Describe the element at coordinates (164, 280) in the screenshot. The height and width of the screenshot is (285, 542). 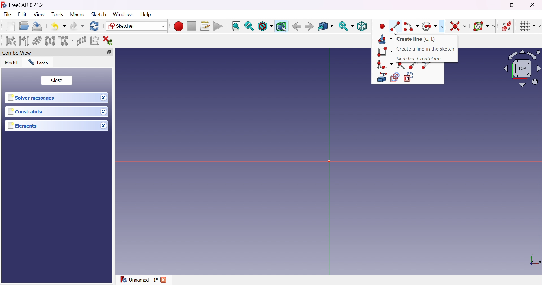
I see `Close` at that location.